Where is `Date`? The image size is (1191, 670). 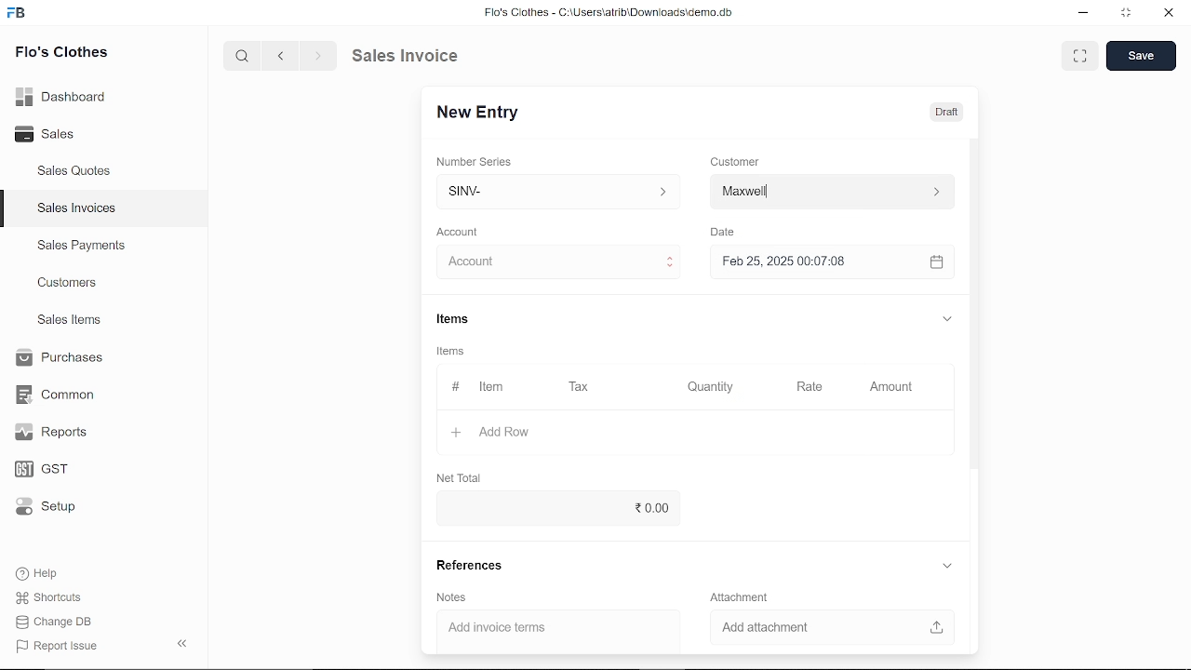 Date is located at coordinates (726, 232).